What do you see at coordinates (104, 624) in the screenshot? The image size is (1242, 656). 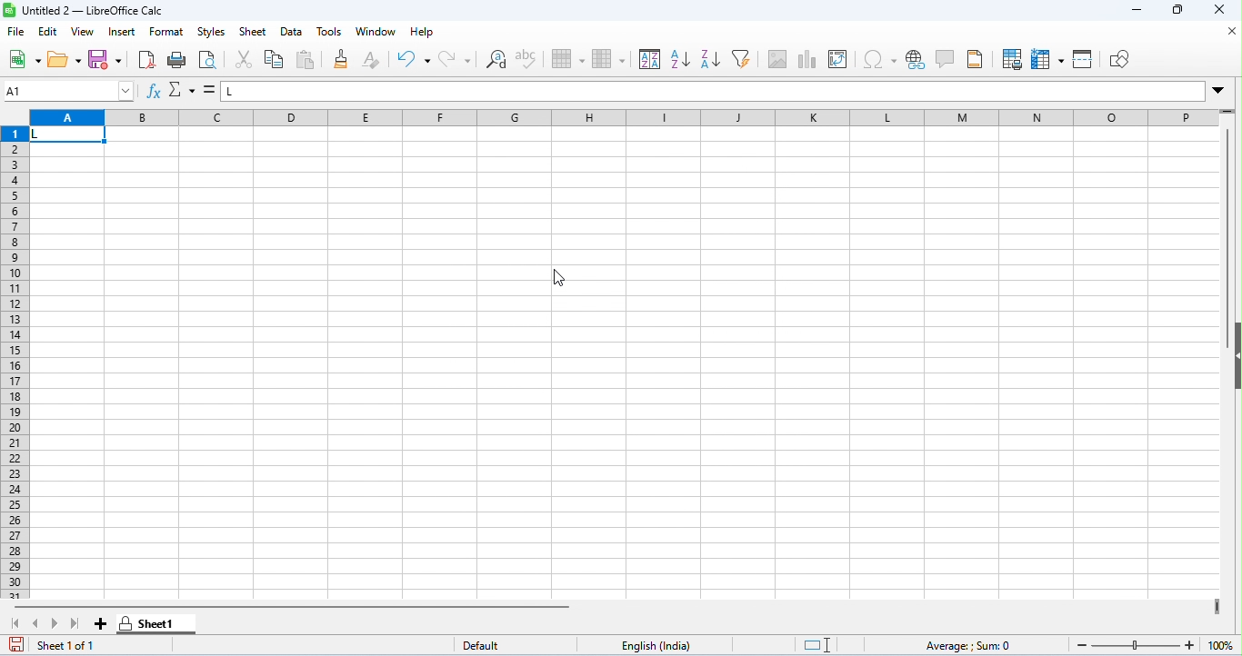 I see `add sheet` at bounding box center [104, 624].